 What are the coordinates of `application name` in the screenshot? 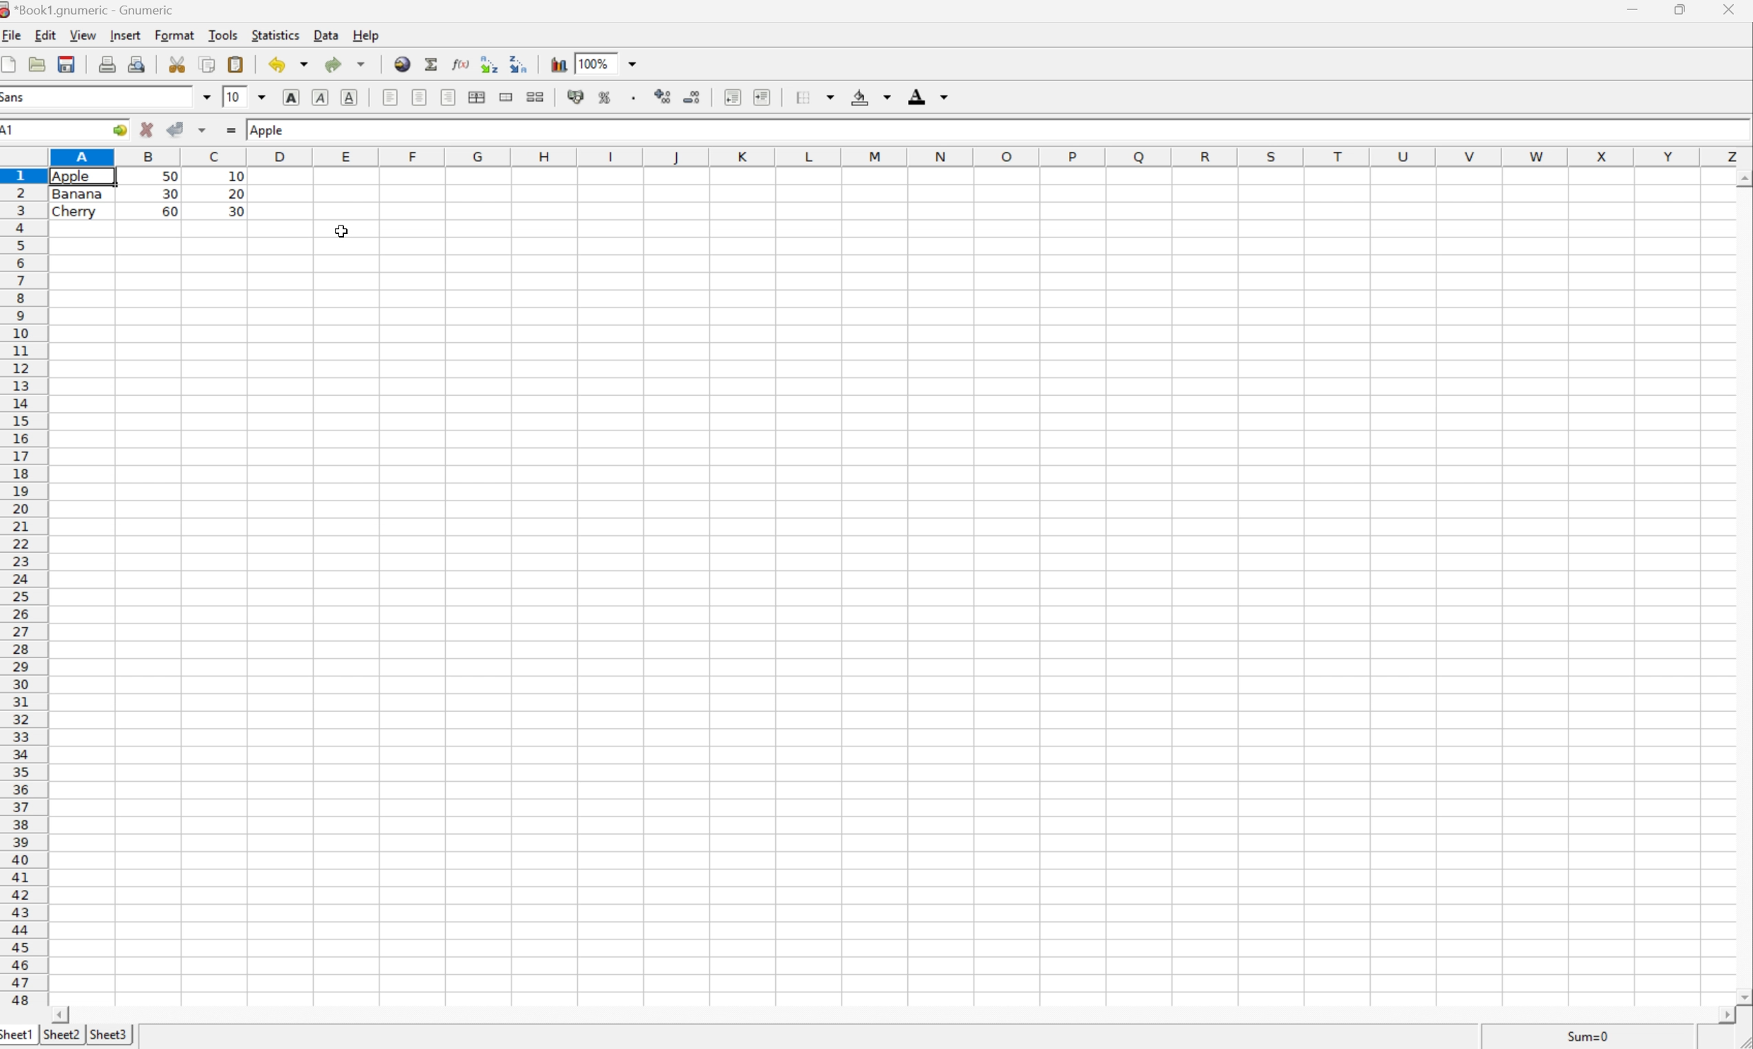 It's located at (88, 10).